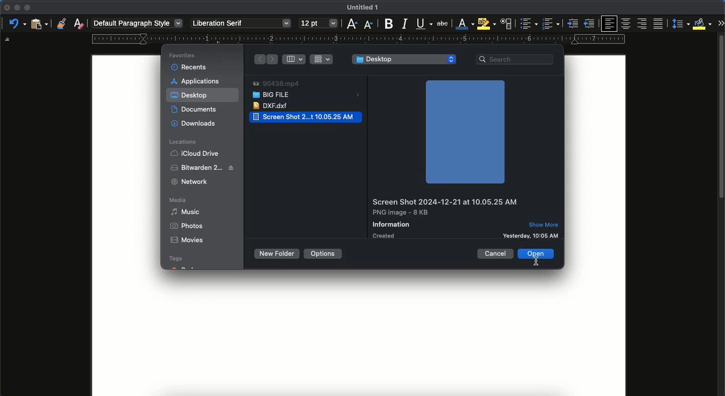  What do you see at coordinates (626, 22) in the screenshot?
I see `center align` at bounding box center [626, 22].